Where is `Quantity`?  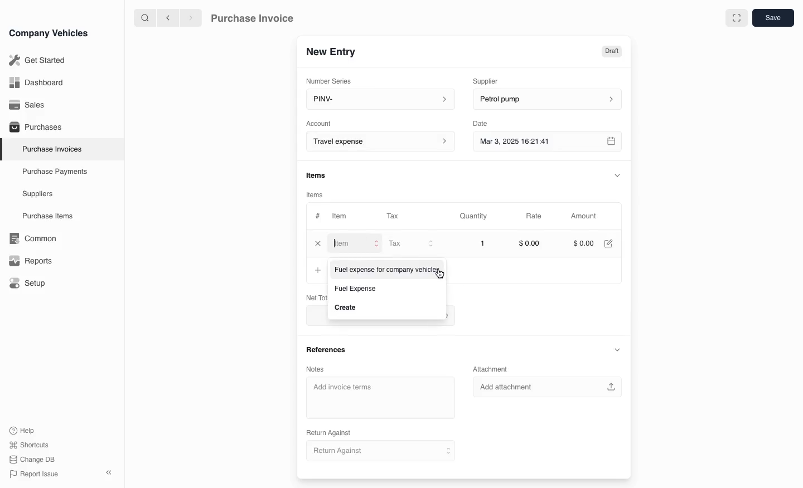 Quantity is located at coordinates (475, 216).